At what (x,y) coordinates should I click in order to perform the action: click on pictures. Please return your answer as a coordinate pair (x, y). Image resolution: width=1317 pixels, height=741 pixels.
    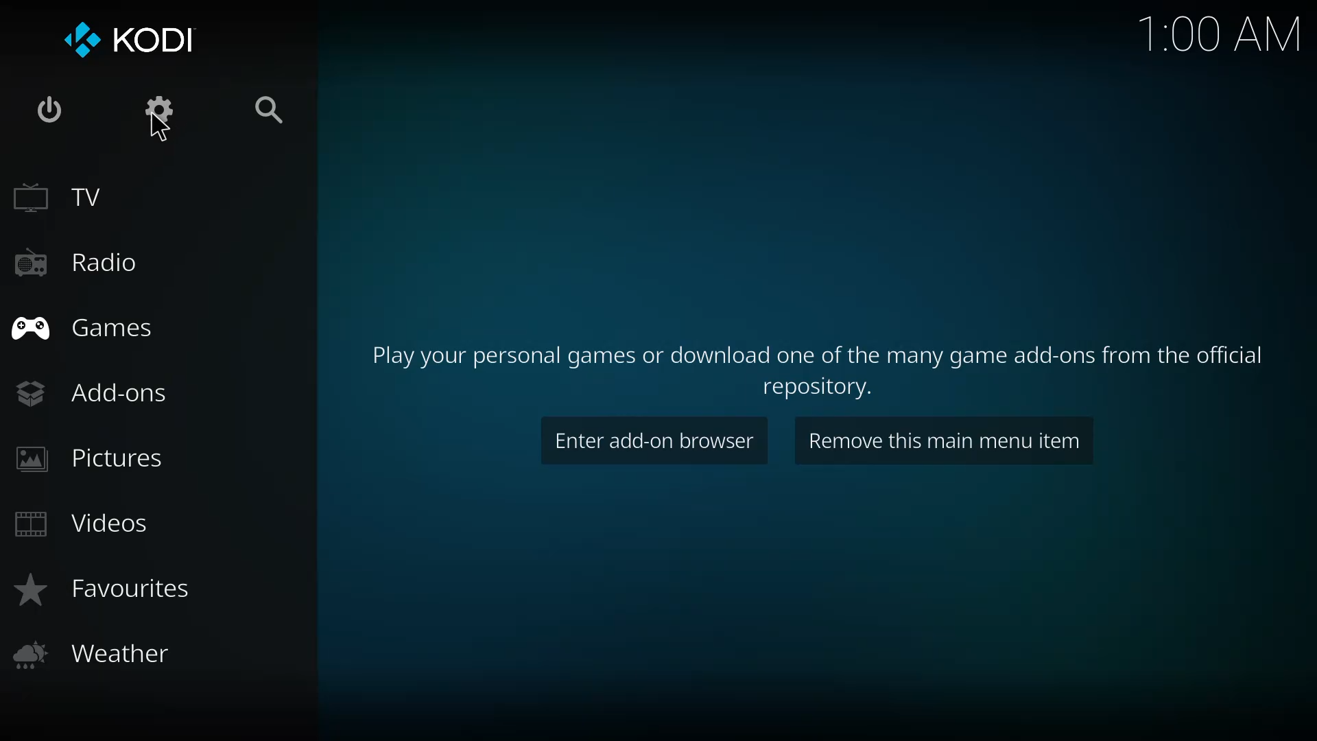
    Looking at the image, I should click on (91, 460).